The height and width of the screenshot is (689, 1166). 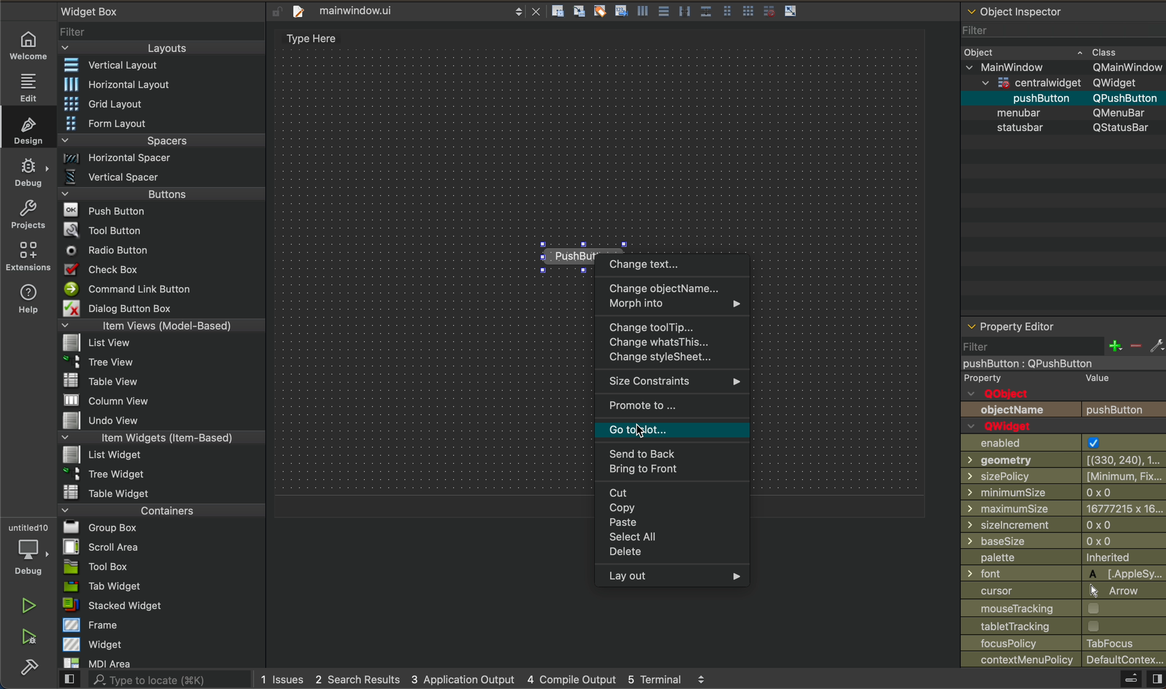 What do you see at coordinates (159, 157) in the screenshot?
I see `Horizontal spacer` at bounding box center [159, 157].